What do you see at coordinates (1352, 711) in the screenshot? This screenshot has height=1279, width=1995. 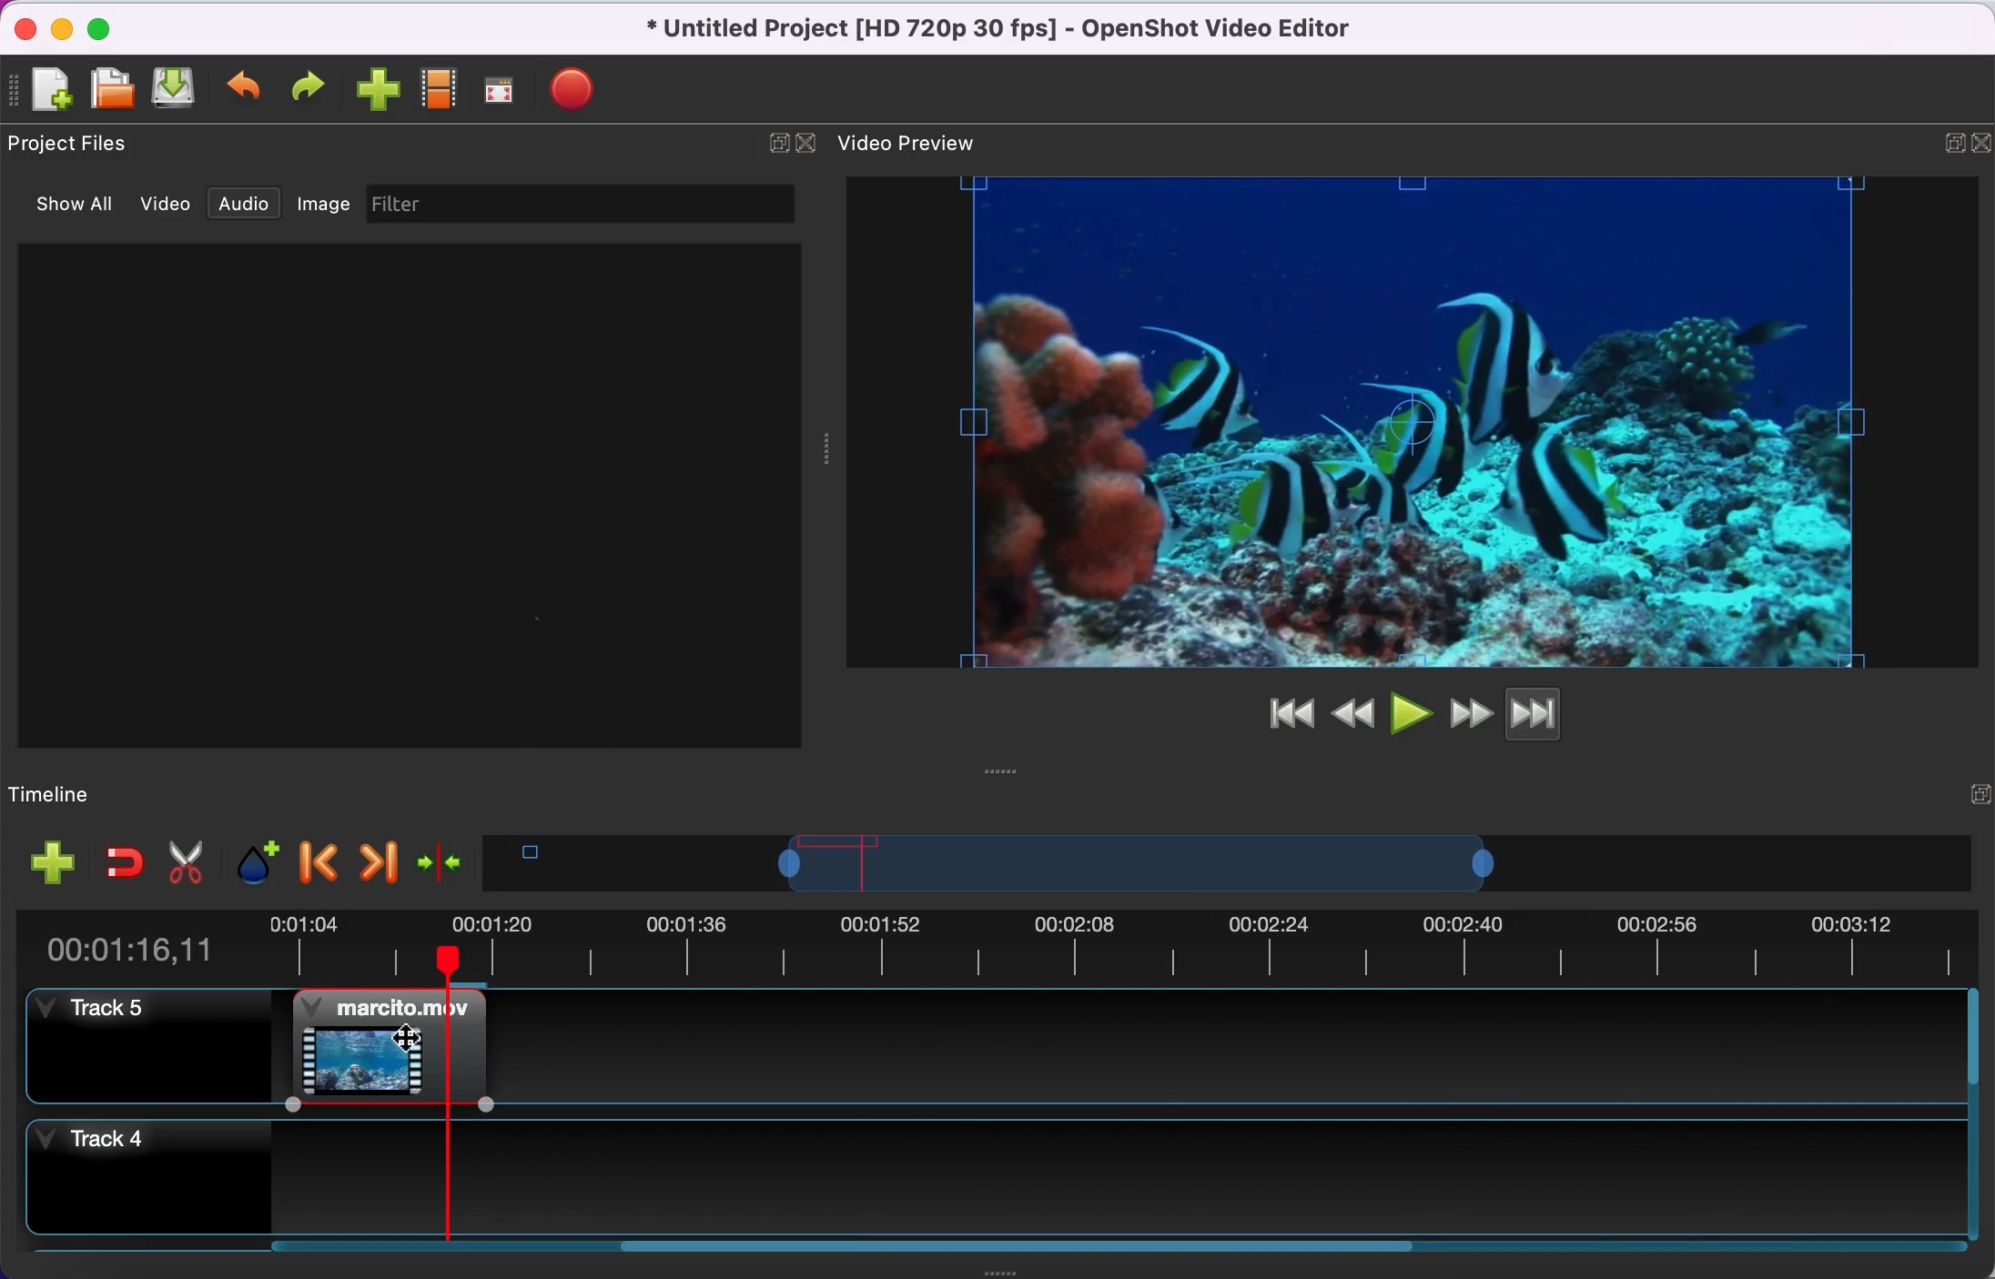 I see `rewind` at bounding box center [1352, 711].